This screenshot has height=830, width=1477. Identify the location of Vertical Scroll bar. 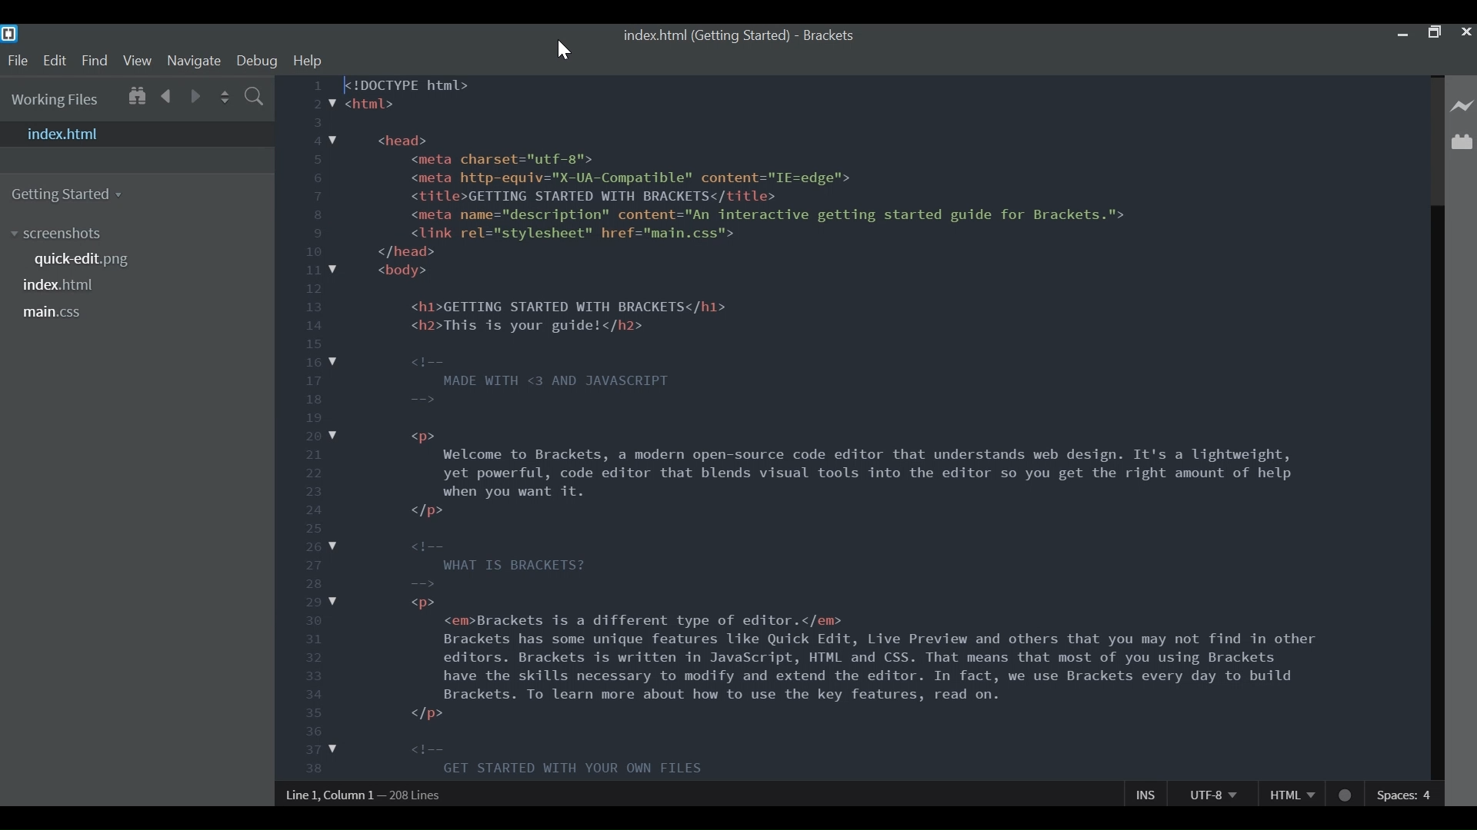
(1436, 429).